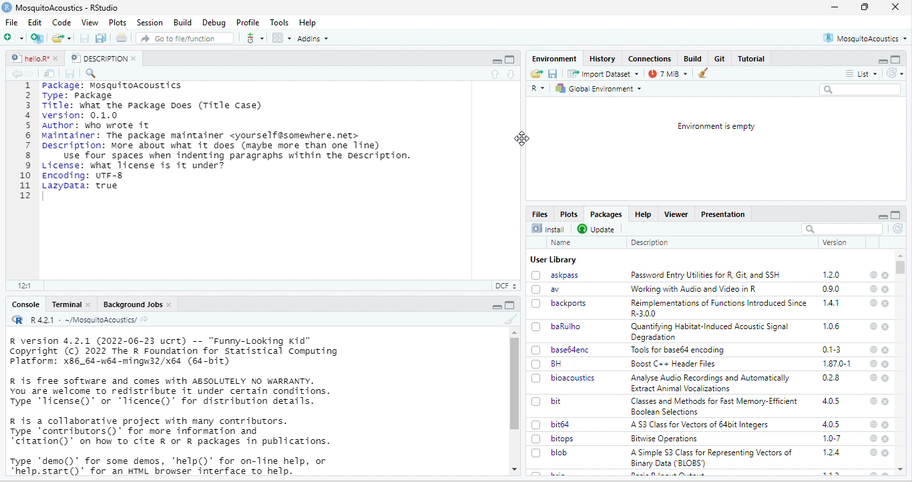 The width and height of the screenshot is (912, 482). I want to click on 1.87.0-1, so click(838, 363).